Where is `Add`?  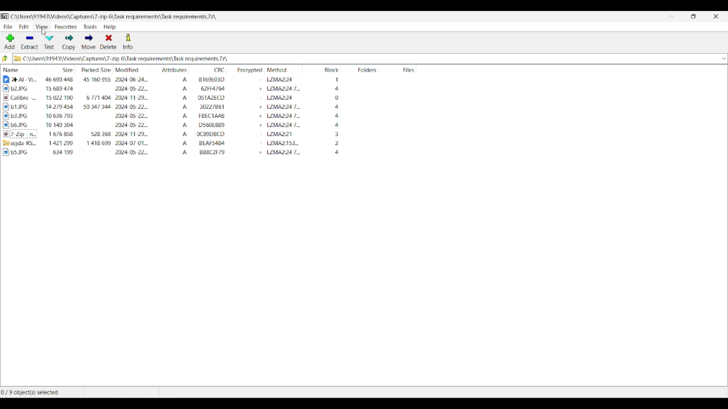 Add is located at coordinates (9, 42).